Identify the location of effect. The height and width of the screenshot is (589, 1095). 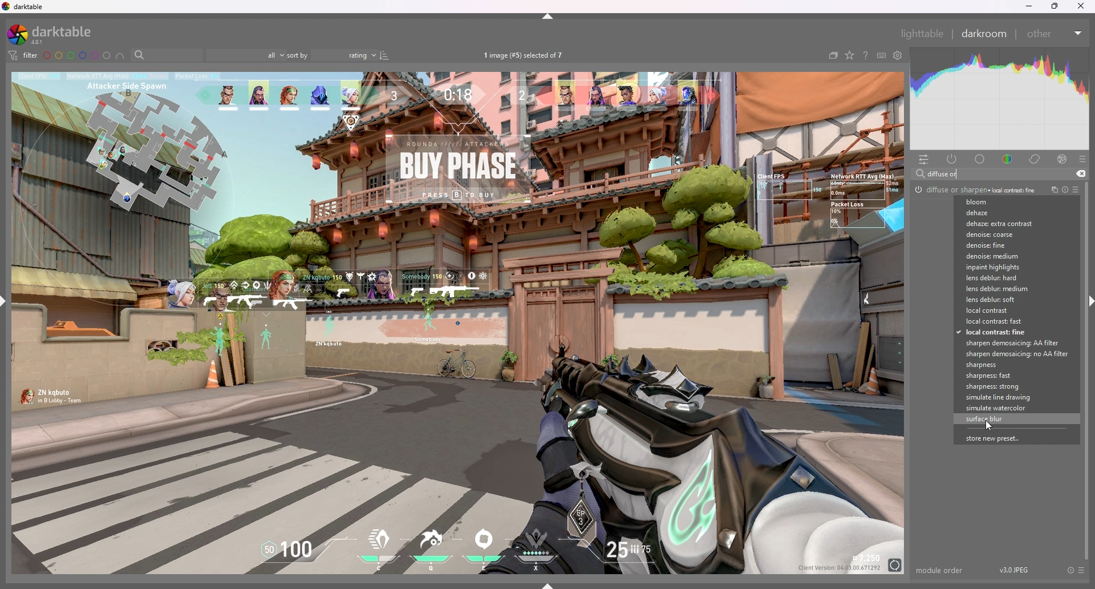
(1062, 159).